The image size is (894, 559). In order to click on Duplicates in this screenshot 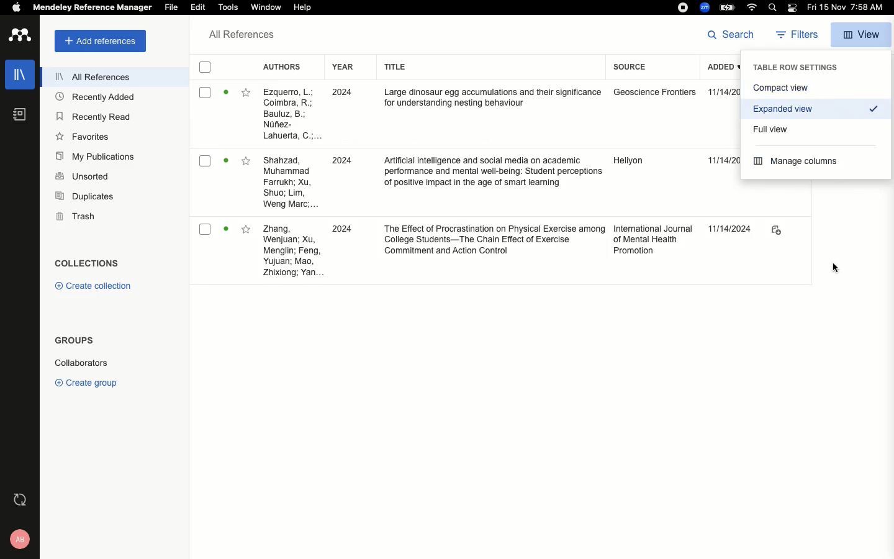, I will do `click(83, 198)`.